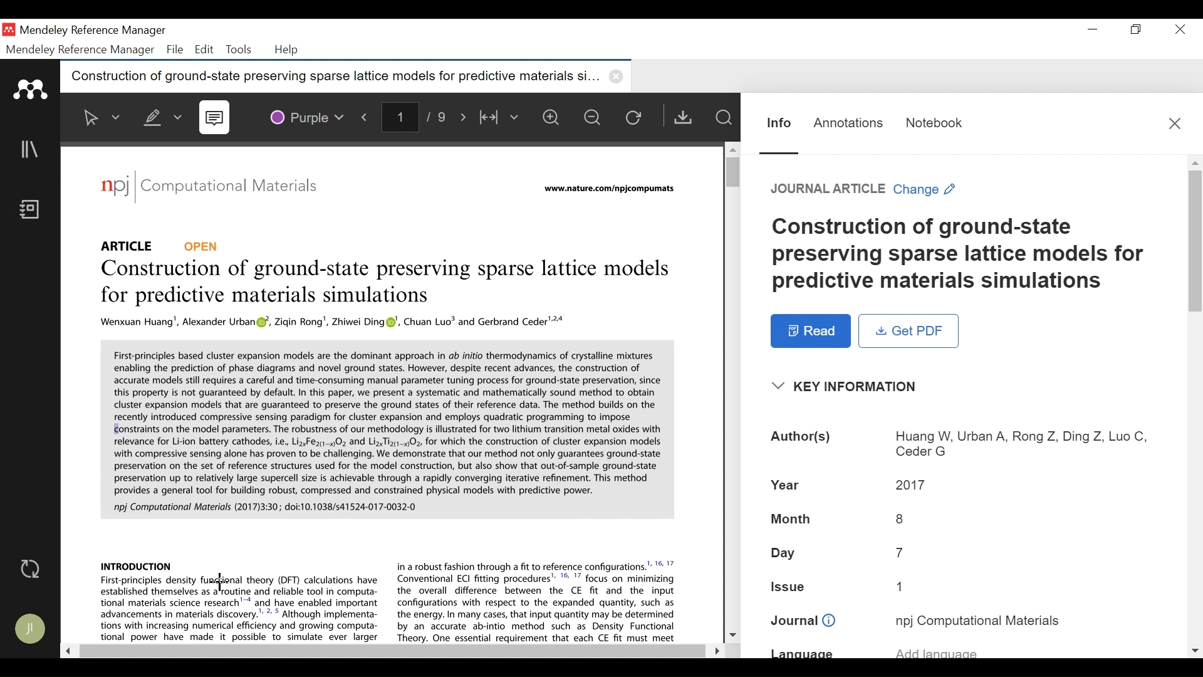 This screenshot has width=1203, height=677. Describe the element at coordinates (32, 630) in the screenshot. I see `Avatar` at that location.